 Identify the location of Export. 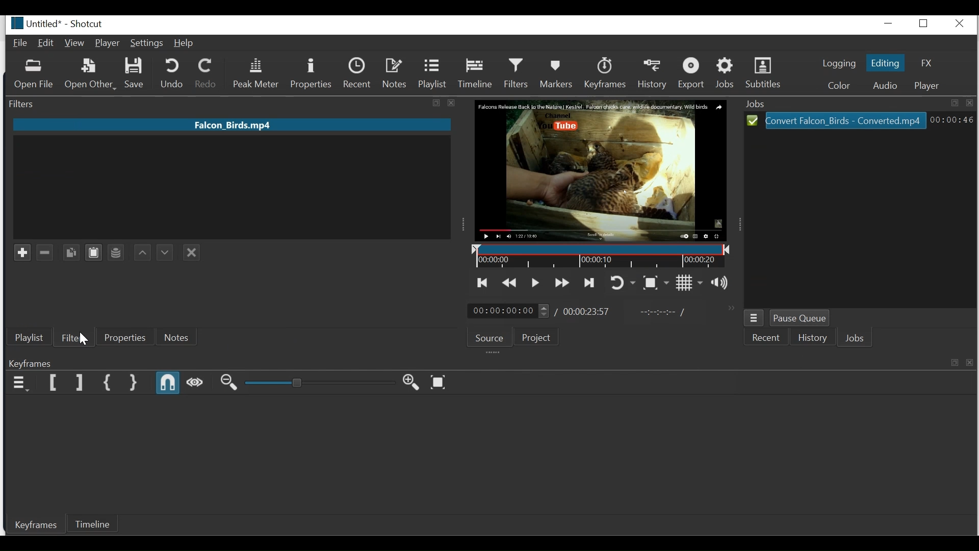
(693, 74).